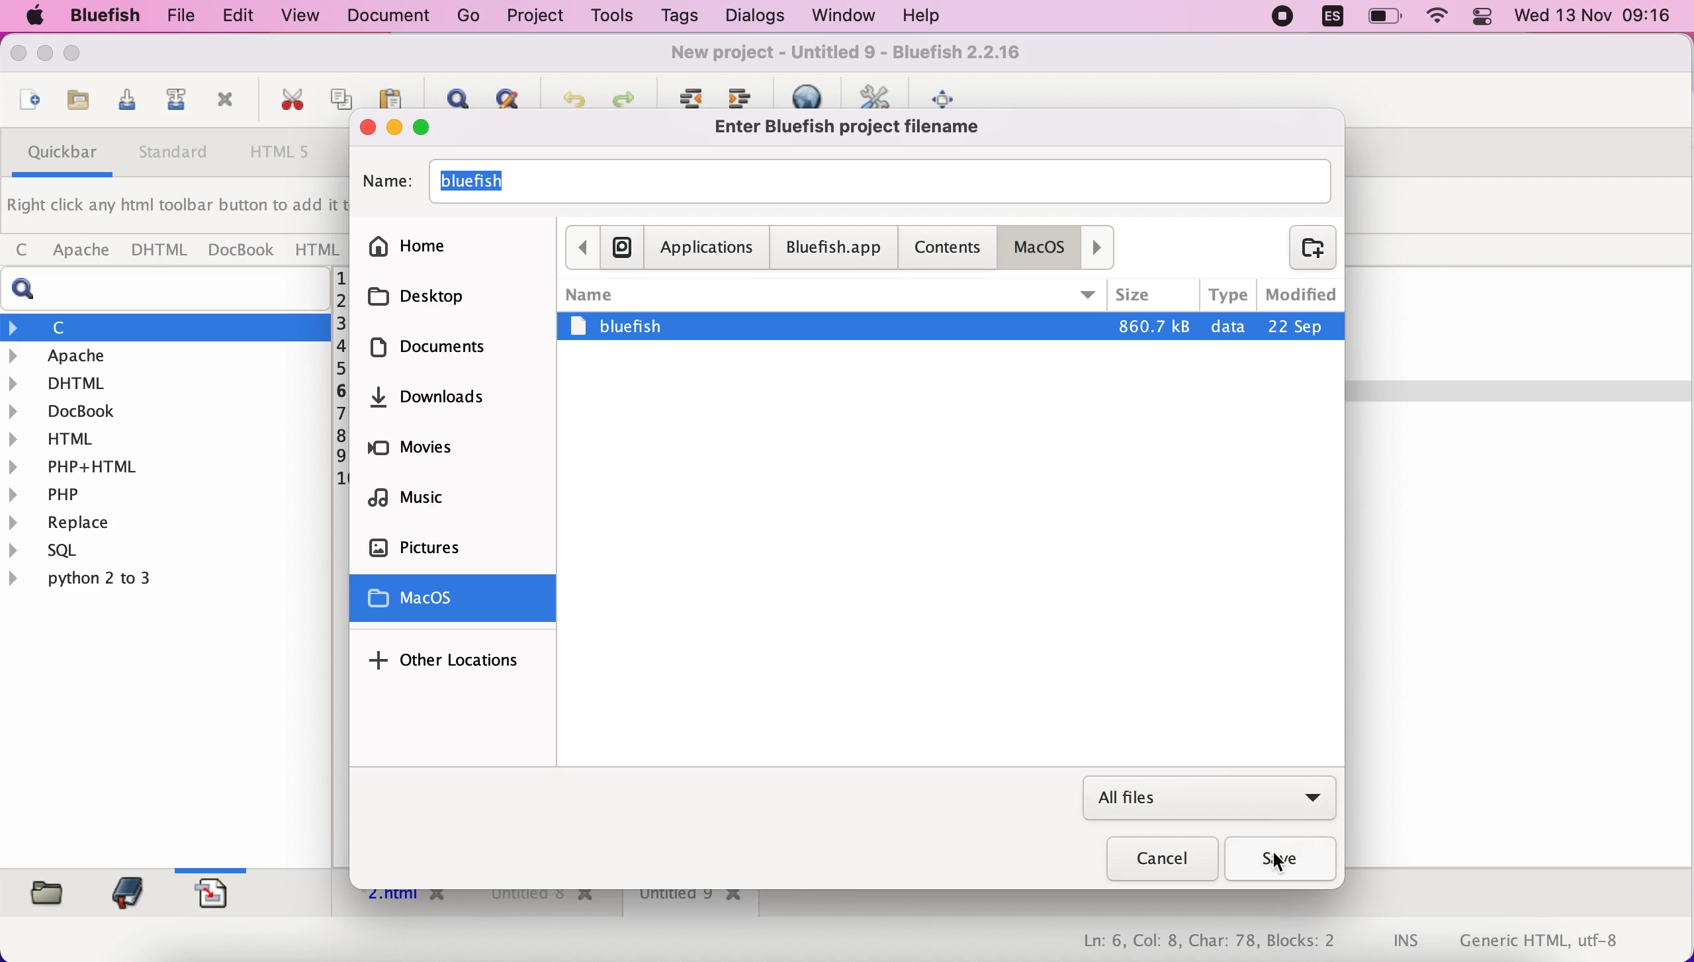 This screenshot has width=1694, height=962. I want to click on size, so click(1153, 294).